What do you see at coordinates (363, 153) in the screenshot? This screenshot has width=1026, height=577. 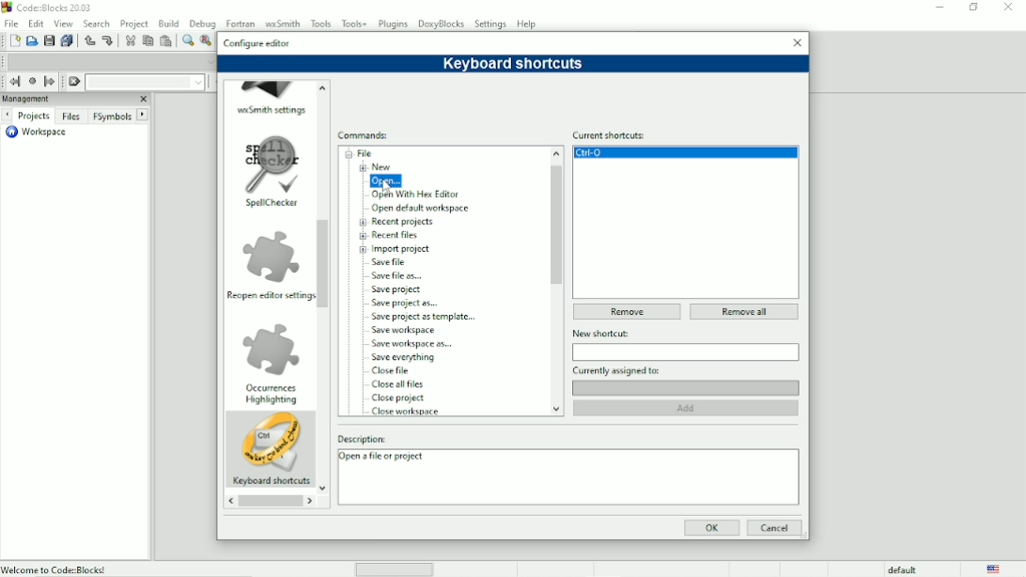 I see `File` at bounding box center [363, 153].